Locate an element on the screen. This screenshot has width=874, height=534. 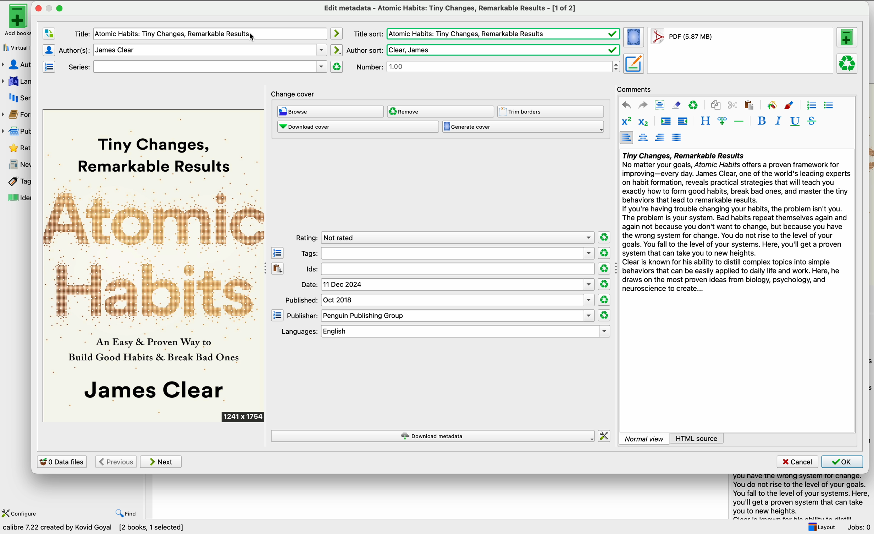
unordered list is located at coordinates (829, 106).